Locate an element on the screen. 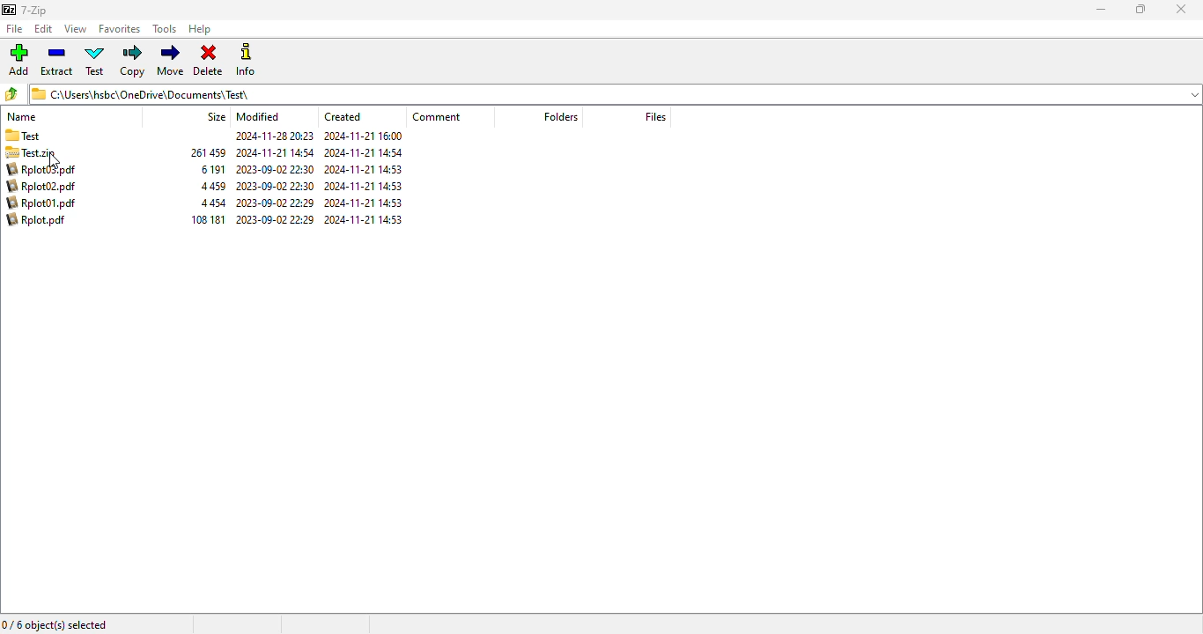  4 459 is located at coordinates (212, 186).